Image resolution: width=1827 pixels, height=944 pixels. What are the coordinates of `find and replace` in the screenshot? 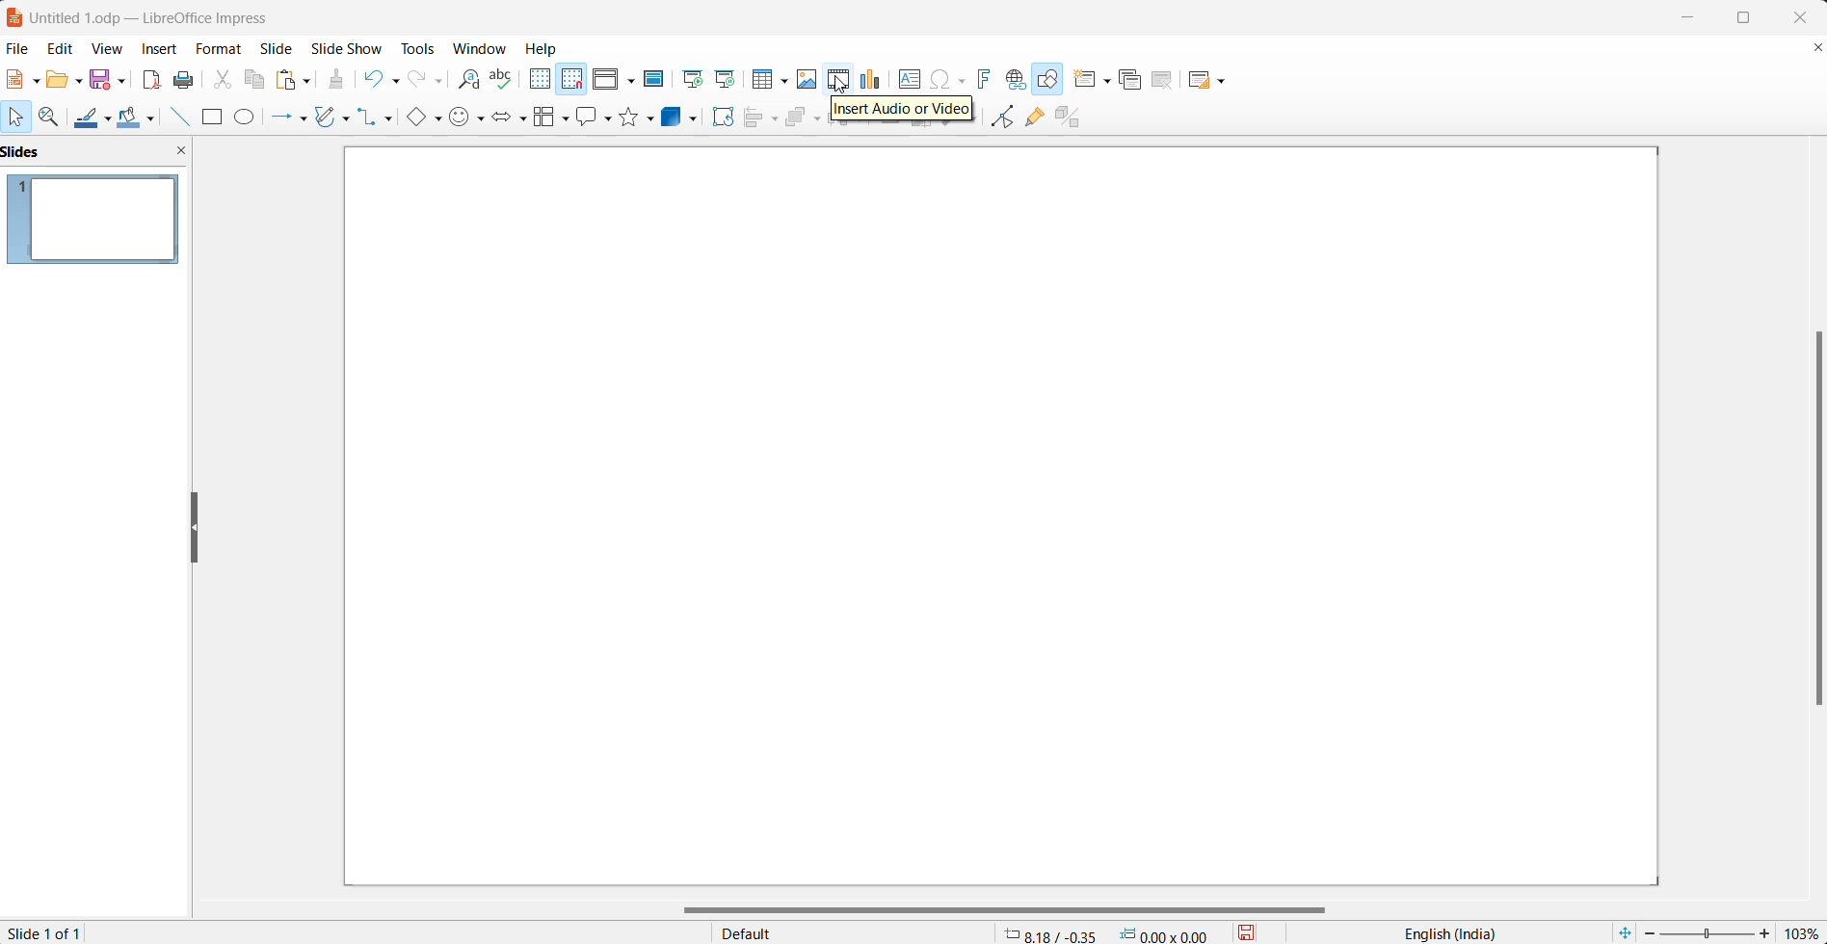 It's located at (471, 82).